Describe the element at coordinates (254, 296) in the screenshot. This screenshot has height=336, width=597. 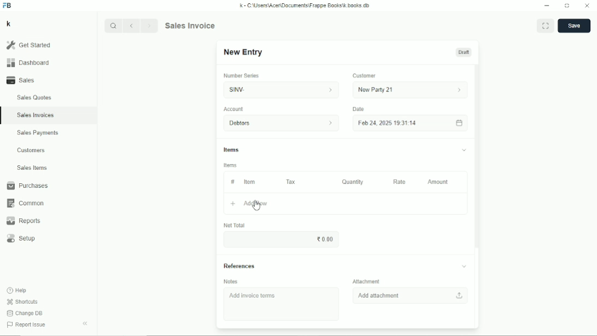
I see `Add invoice items` at that location.